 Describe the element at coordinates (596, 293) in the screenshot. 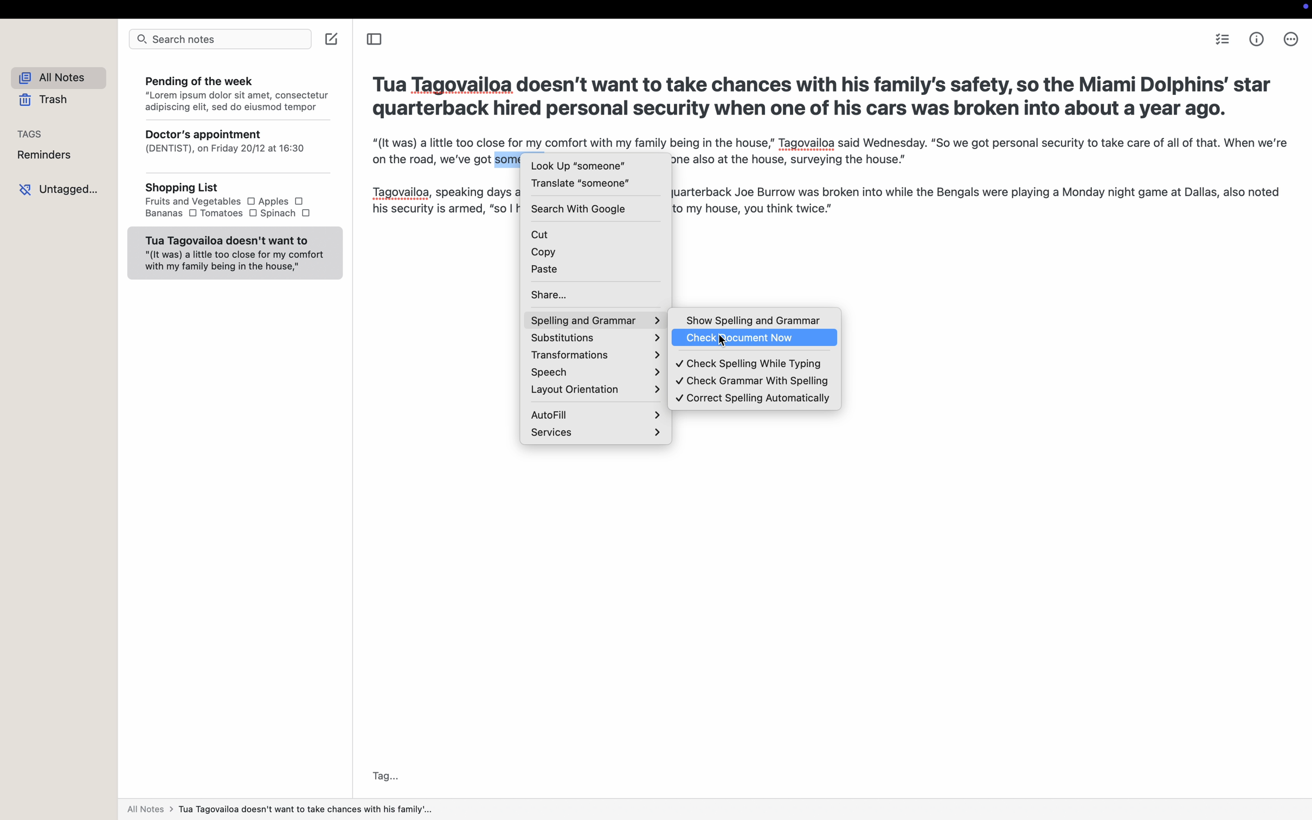

I see `share` at that location.